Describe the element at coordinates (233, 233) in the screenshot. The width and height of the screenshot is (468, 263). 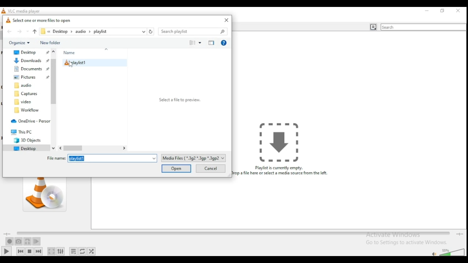
I see `seek bar` at that location.